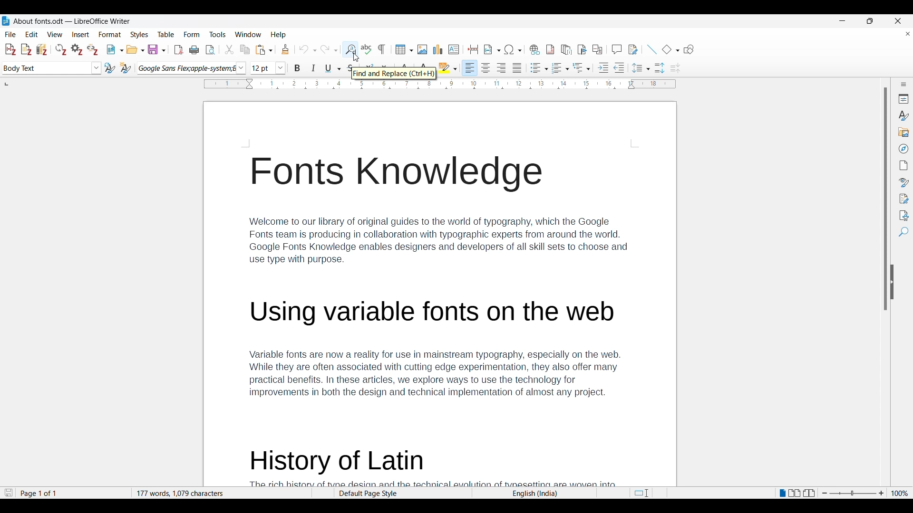 The image size is (913, 513). Describe the element at coordinates (222, 494) in the screenshot. I see `Total word and character count` at that location.